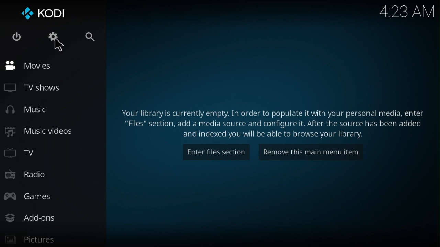  I want to click on Games, so click(30, 197).